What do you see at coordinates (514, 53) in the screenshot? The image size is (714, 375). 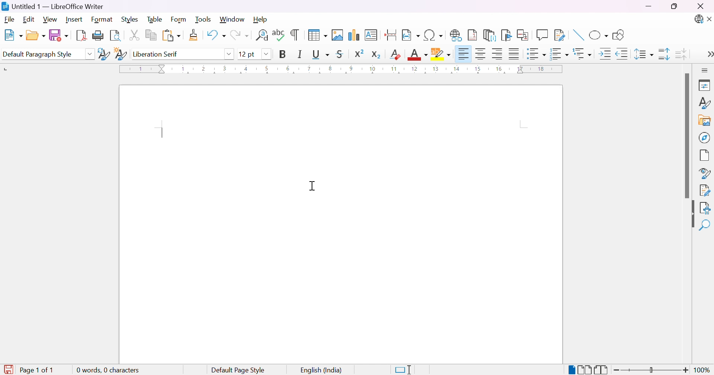 I see `Justified` at bounding box center [514, 53].